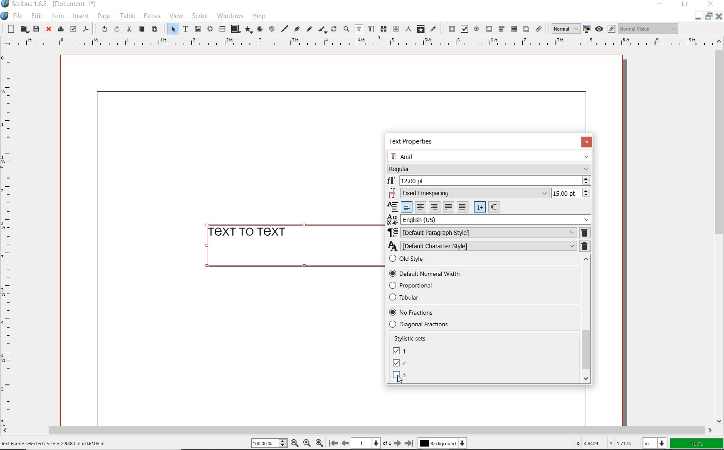  I want to click on edit contents of frame, so click(359, 29).